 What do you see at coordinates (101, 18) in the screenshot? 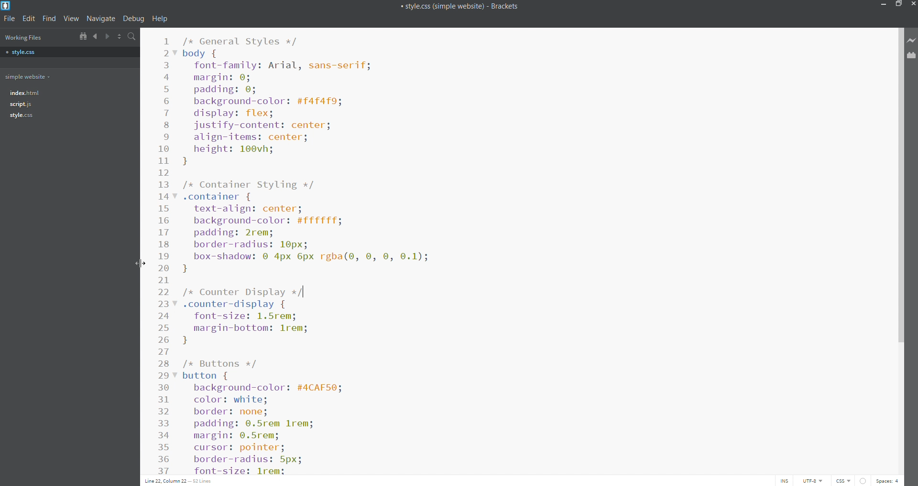
I see `Navigate` at bounding box center [101, 18].